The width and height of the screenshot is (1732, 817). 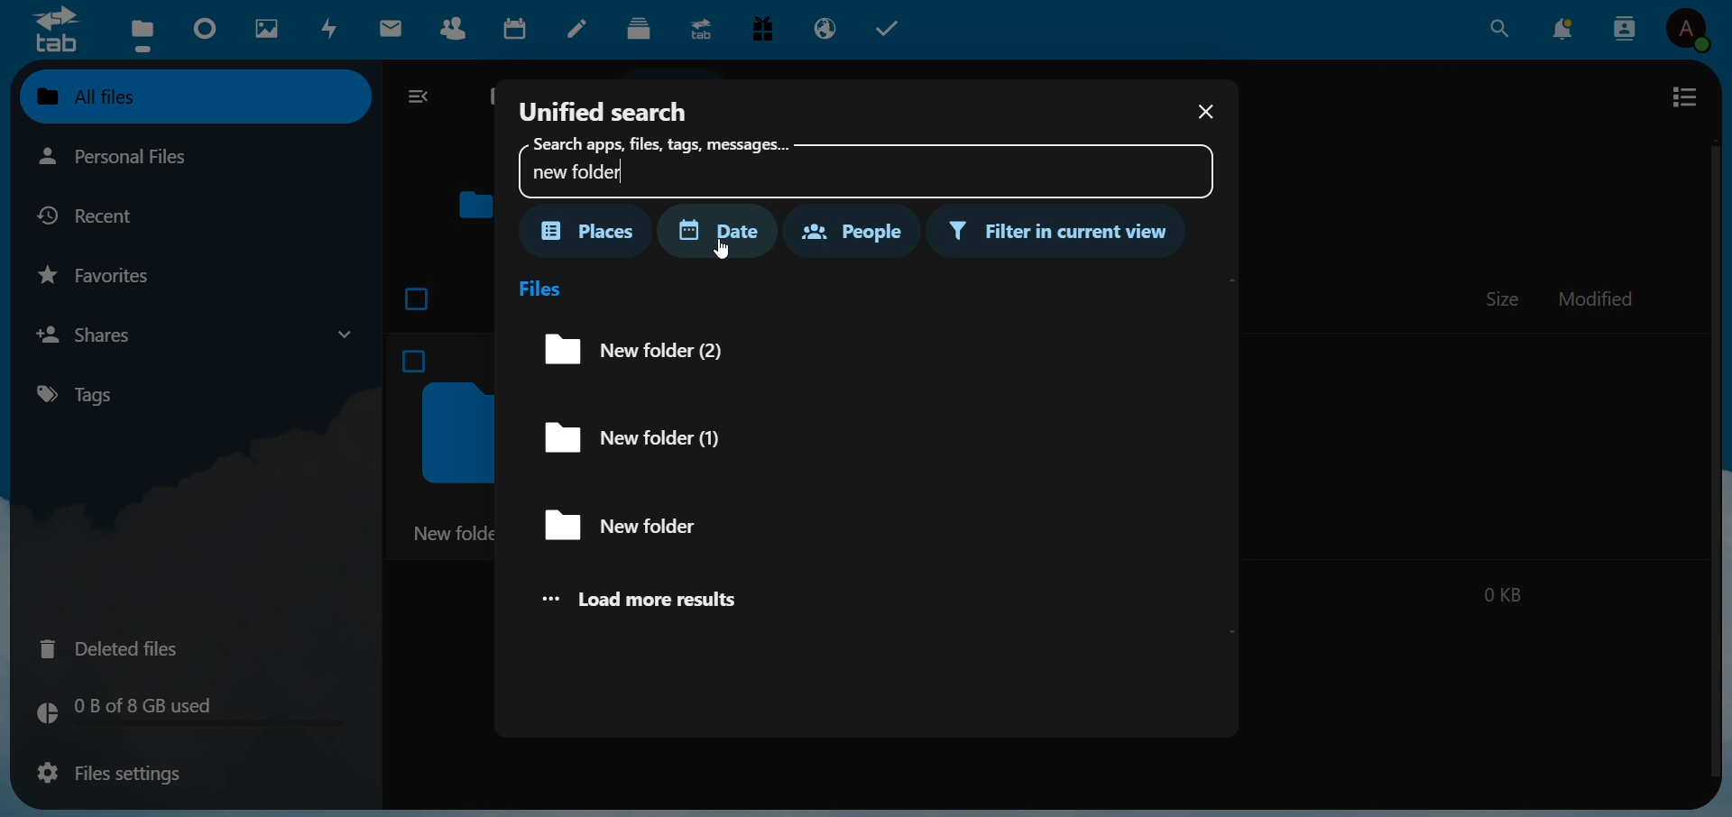 What do you see at coordinates (860, 166) in the screenshot?
I see `new folder` at bounding box center [860, 166].